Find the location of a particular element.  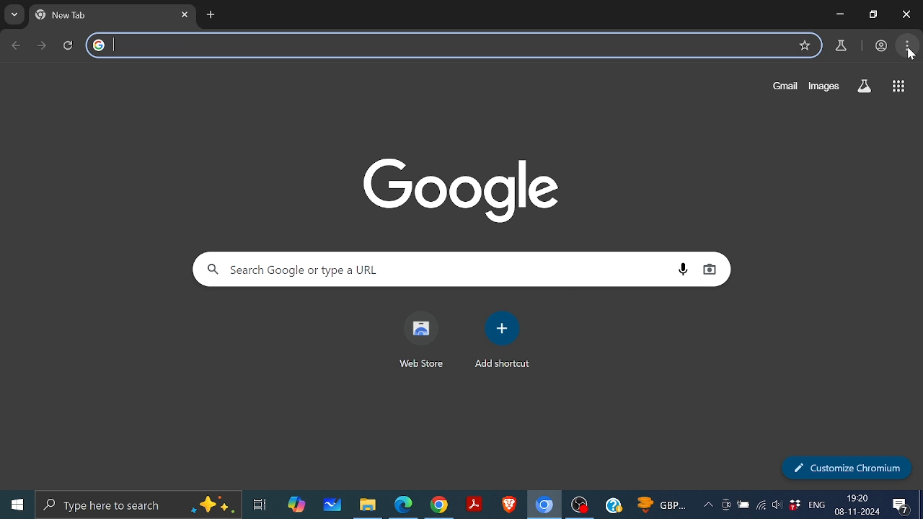

Chromium is located at coordinates (544, 504).